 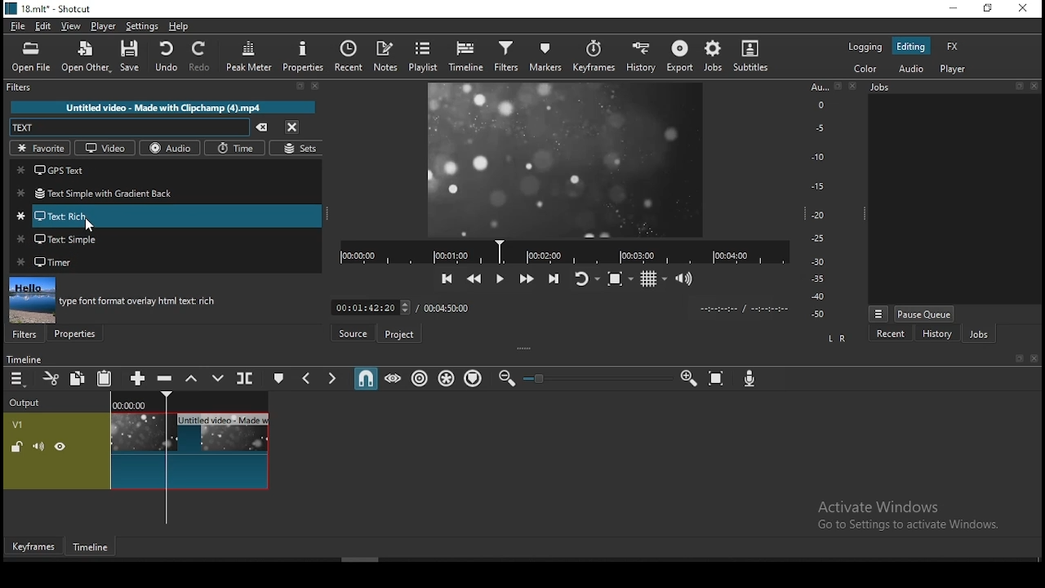 What do you see at coordinates (640, 60) in the screenshot?
I see `history` at bounding box center [640, 60].